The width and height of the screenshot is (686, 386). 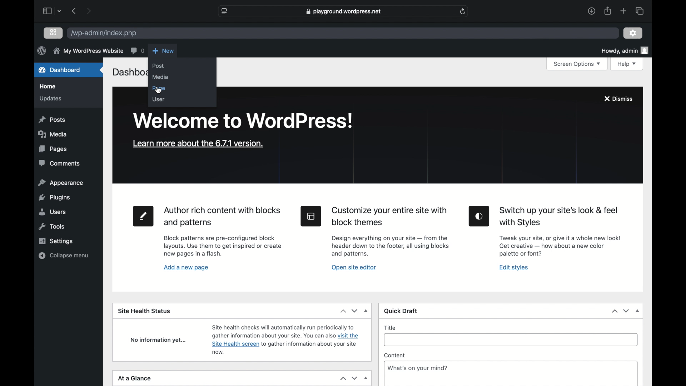 I want to click on downloads, so click(x=591, y=11).